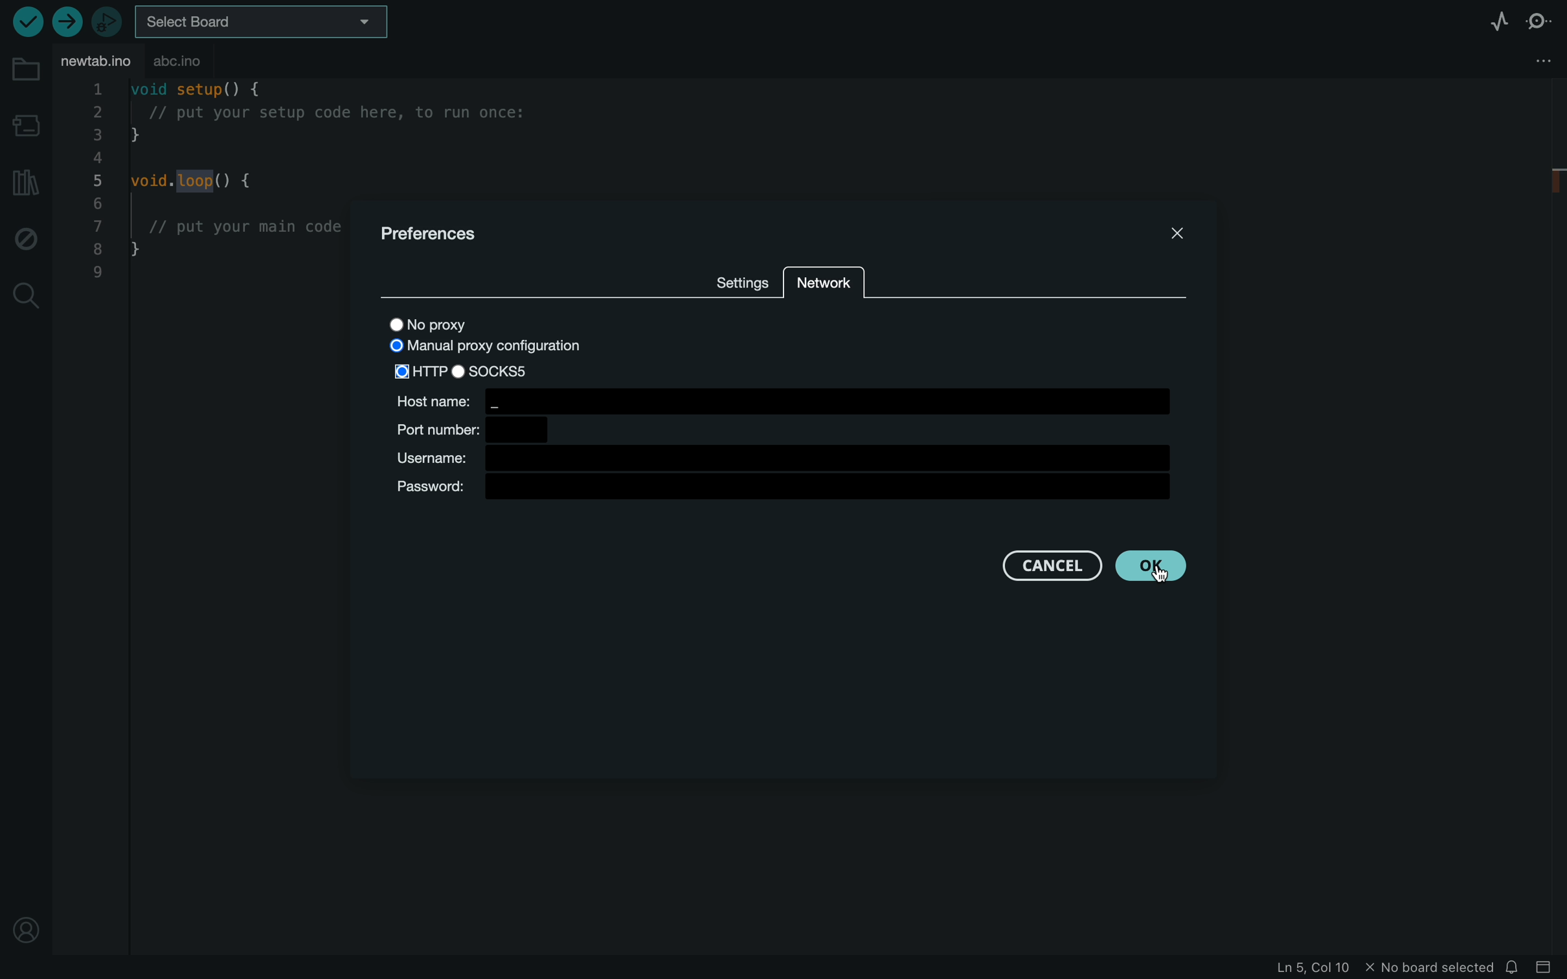 This screenshot has height=979, width=1567. Describe the element at coordinates (1532, 60) in the screenshot. I see `file setting` at that location.